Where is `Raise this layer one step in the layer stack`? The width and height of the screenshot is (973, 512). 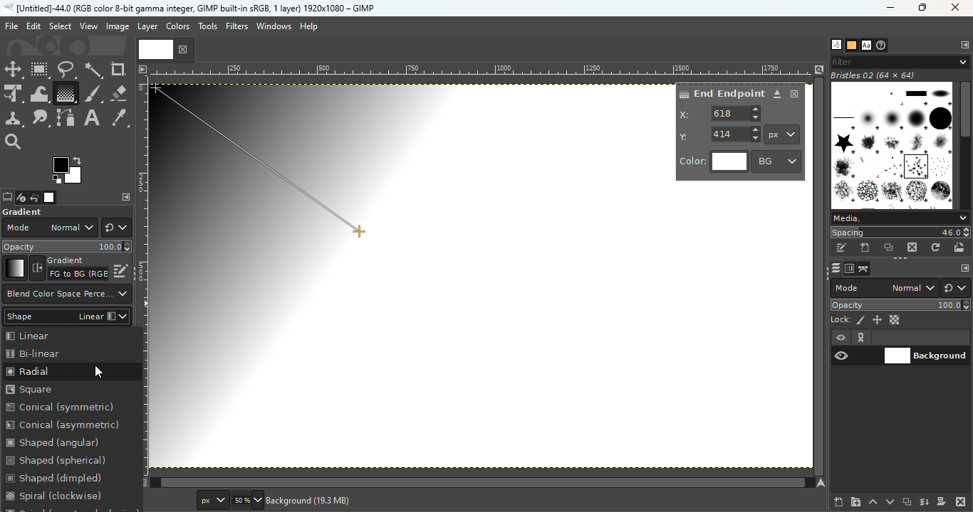
Raise this layer one step in the layer stack is located at coordinates (873, 502).